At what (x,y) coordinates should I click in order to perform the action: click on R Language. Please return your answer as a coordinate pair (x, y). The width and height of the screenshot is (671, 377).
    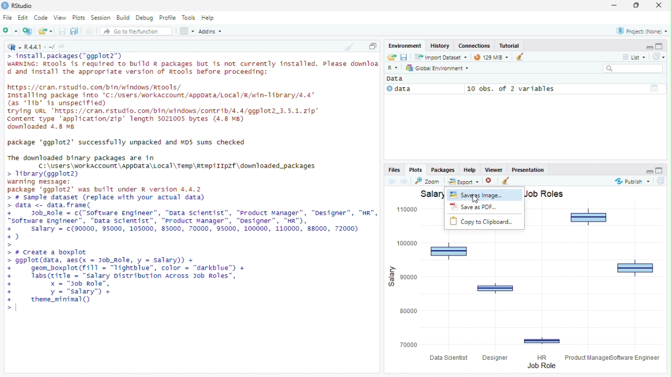
    Looking at the image, I should click on (14, 48).